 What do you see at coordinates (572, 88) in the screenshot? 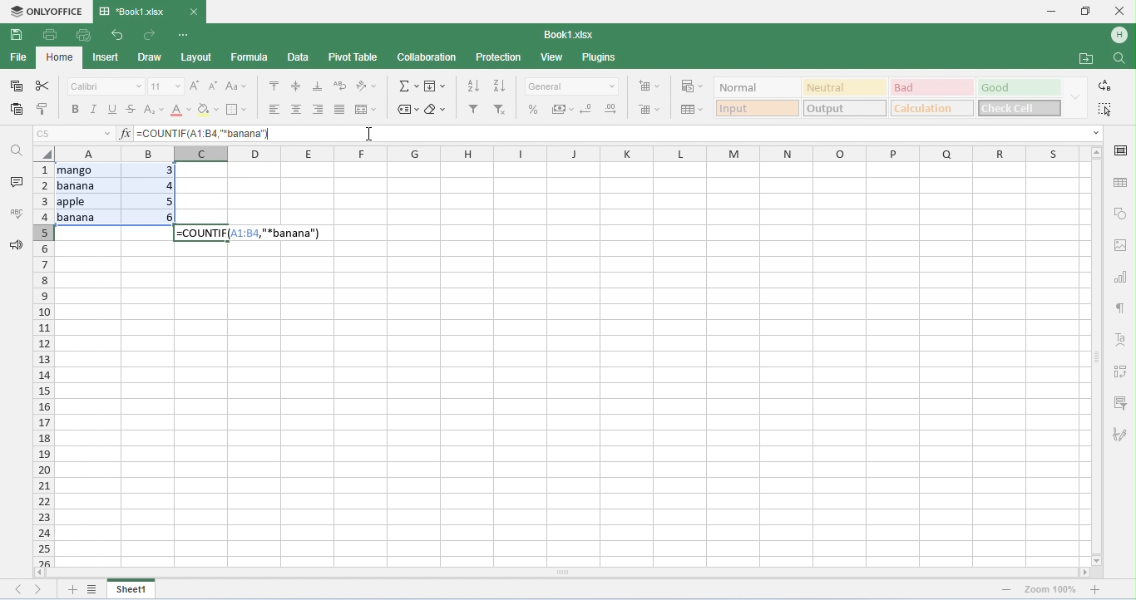
I see `number format` at bounding box center [572, 88].